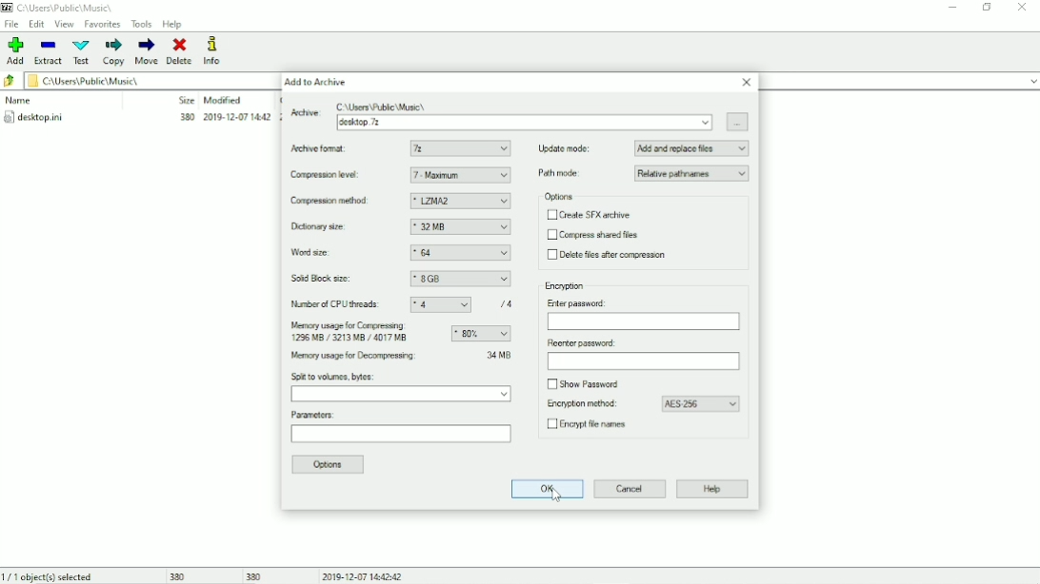 This screenshot has height=584, width=1040. I want to click on Browse, so click(738, 121).